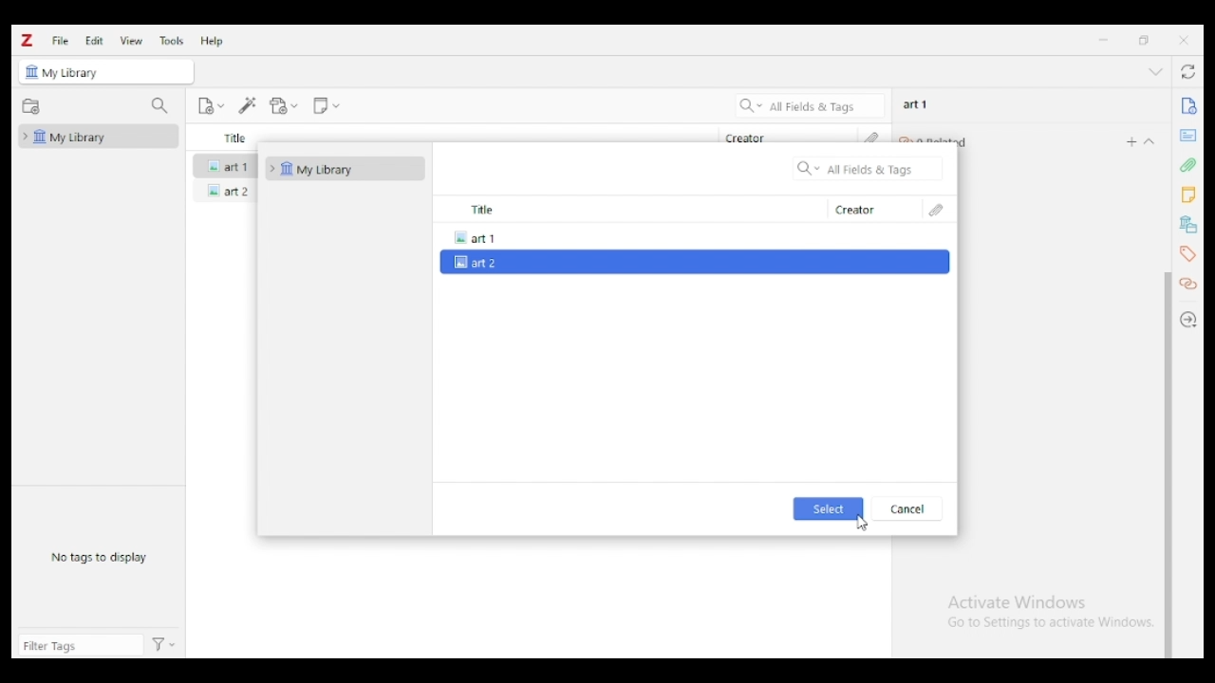 This screenshot has height=683, width=1215. What do you see at coordinates (811, 105) in the screenshot?
I see `search all fields & tags` at bounding box center [811, 105].